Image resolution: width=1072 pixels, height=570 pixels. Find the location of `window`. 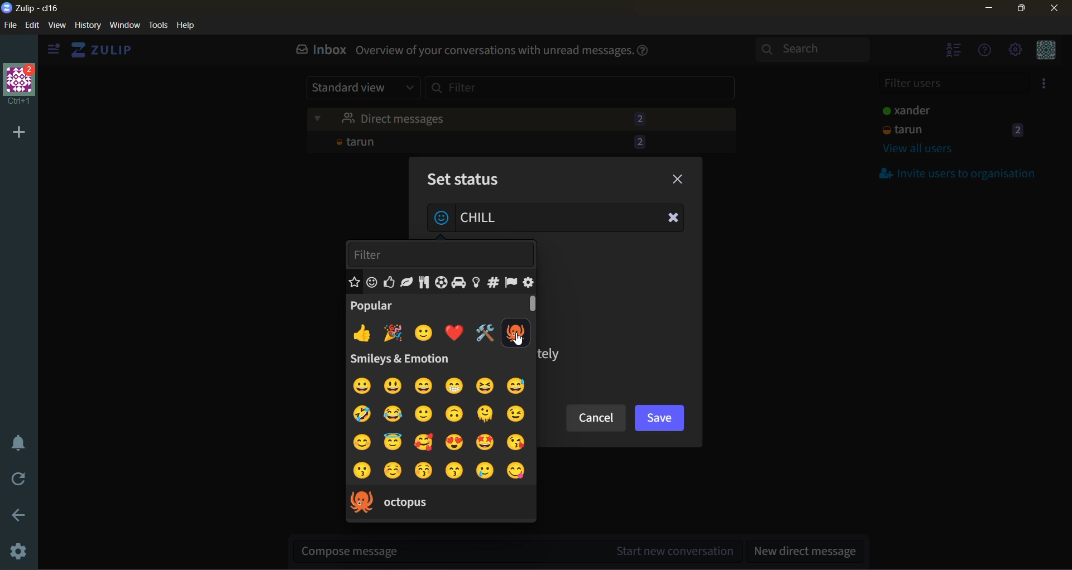

window is located at coordinates (126, 26).